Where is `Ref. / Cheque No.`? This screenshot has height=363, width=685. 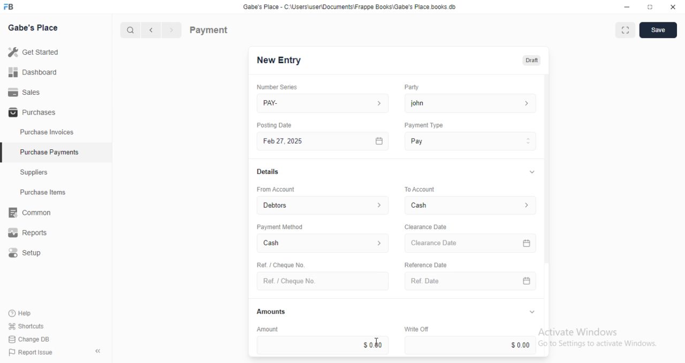 Ref. / Cheque No. is located at coordinates (322, 281).